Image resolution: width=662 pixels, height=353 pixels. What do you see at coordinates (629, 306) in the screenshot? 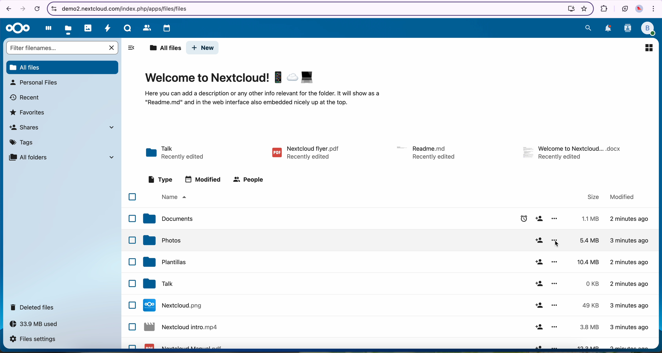
I see `3 minutes ago` at bounding box center [629, 306].